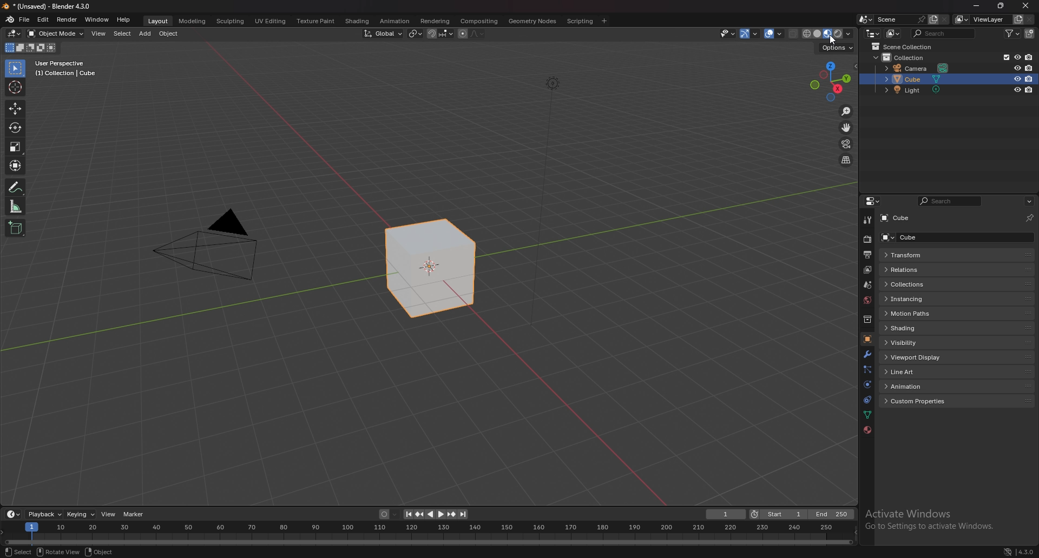 This screenshot has height=558, width=1039. Describe the element at coordinates (18, 552) in the screenshot. I see `select` at that location.